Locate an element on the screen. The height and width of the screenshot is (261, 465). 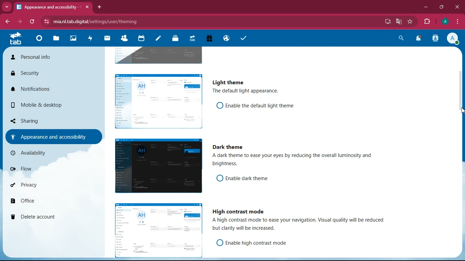
on/off button is located at coordinates (218, 178).